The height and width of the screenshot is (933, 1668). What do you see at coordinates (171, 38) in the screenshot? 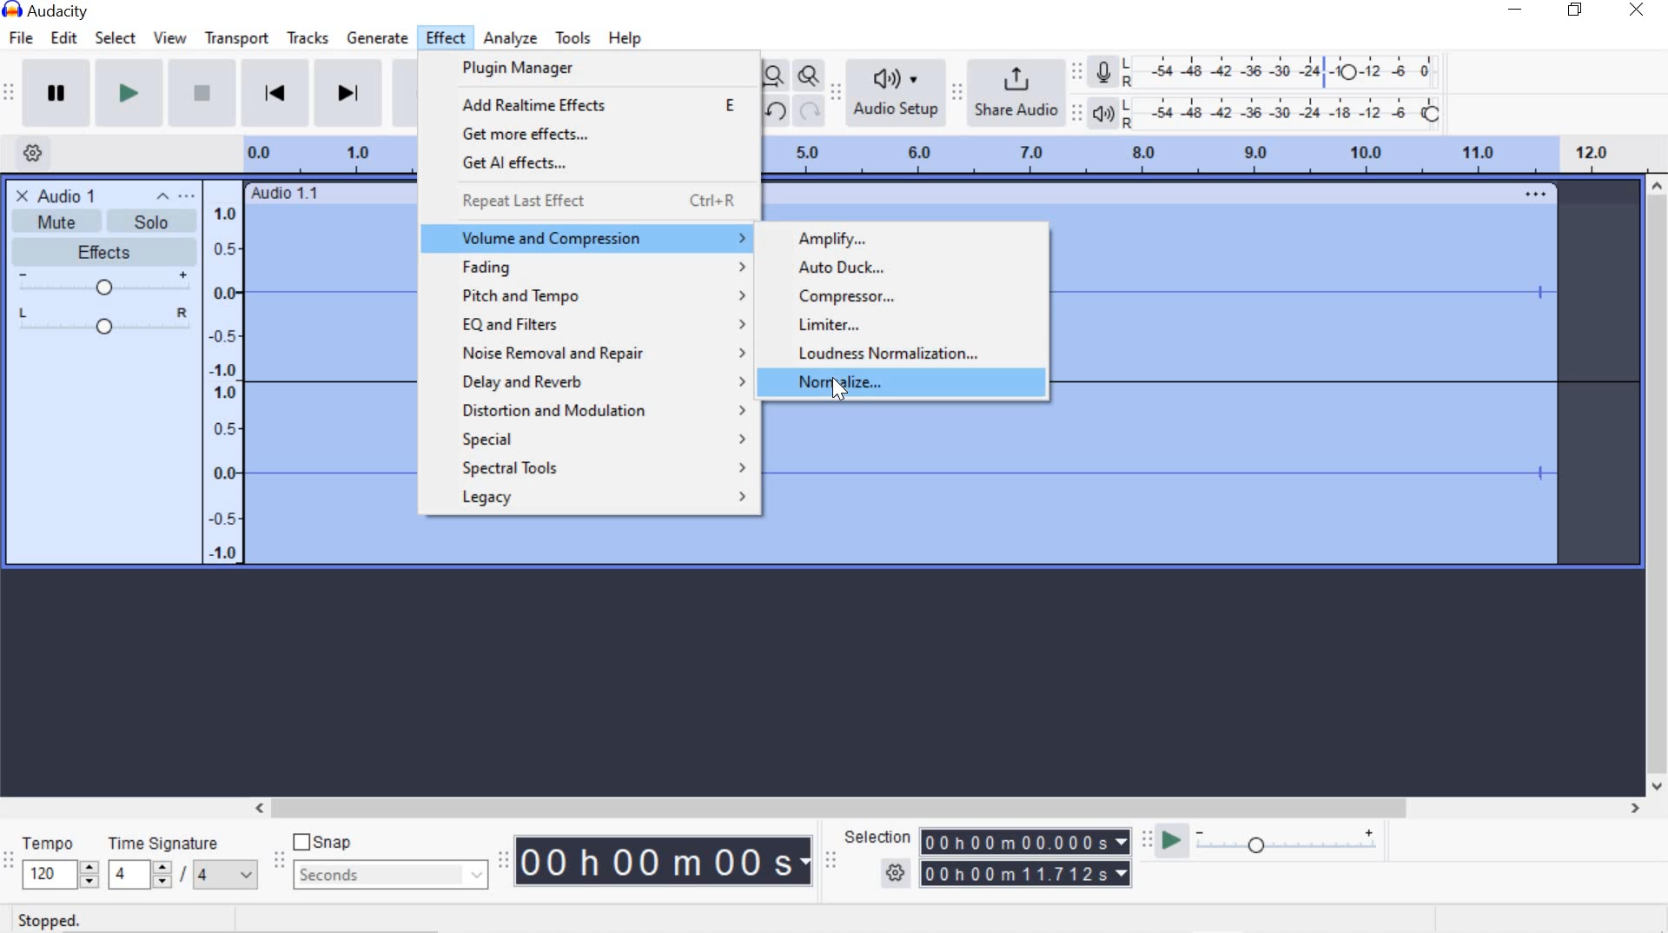
I see `view` at bounding box center [171, 38].